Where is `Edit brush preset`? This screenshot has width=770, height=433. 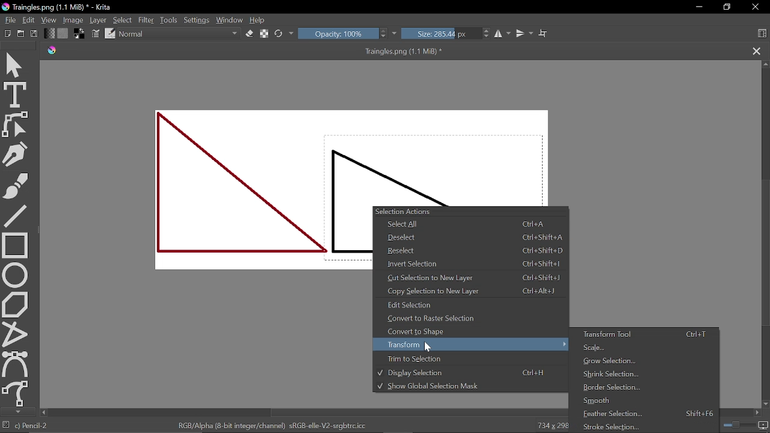
Edit brush preset is located at coordinates (111, 34).